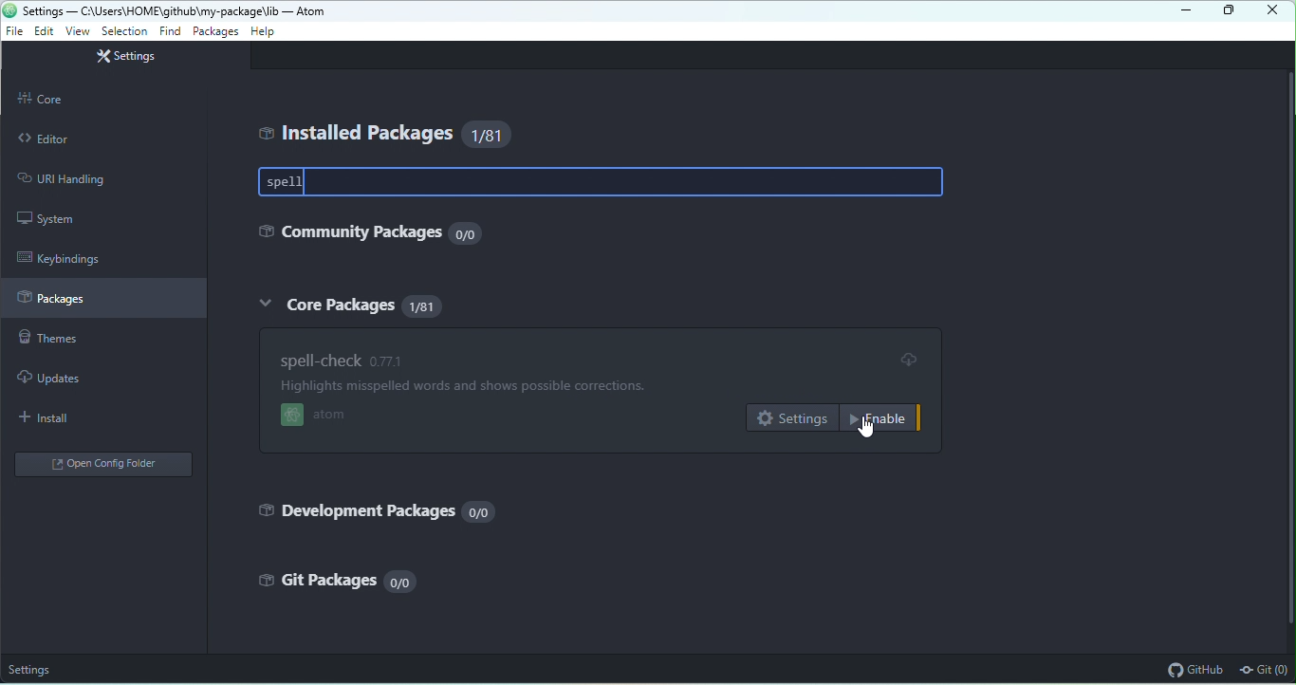  I want to click on edit, so click(44, 30).